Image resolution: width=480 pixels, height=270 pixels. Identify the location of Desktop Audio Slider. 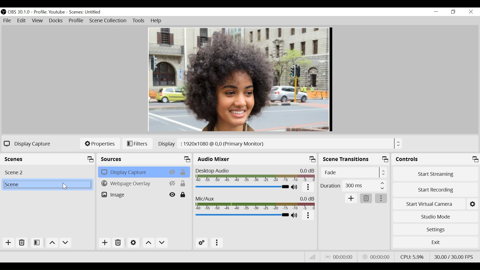
(242, 187).